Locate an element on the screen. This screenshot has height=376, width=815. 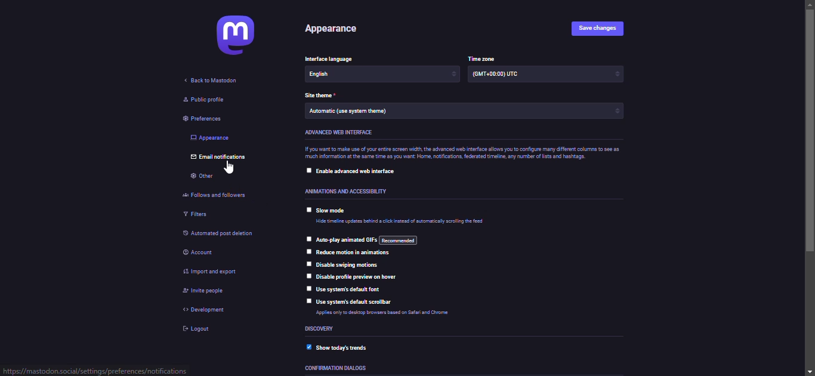
advanced web interface is located at coordinates (340, 133).